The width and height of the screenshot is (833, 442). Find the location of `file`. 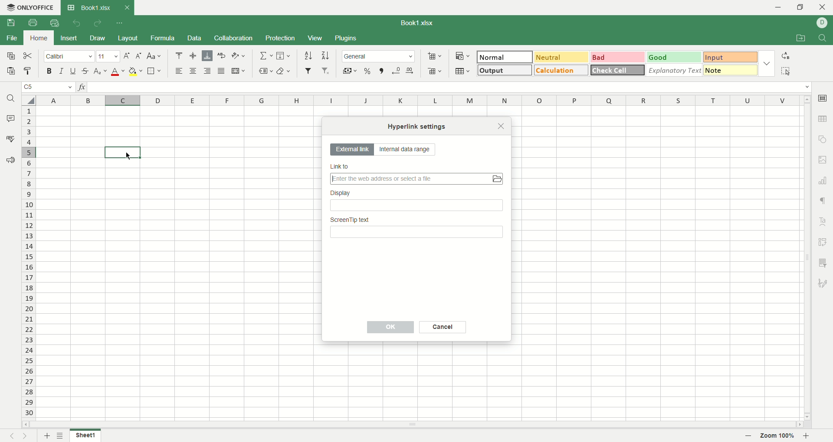

file is located at coordinates (11, 39).